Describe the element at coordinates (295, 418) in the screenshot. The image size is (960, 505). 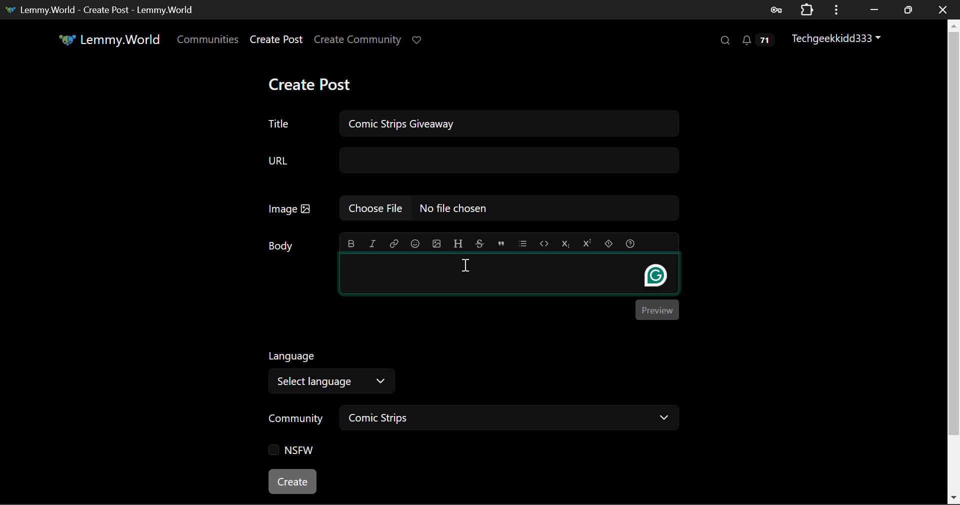
I see `Community` at that location.